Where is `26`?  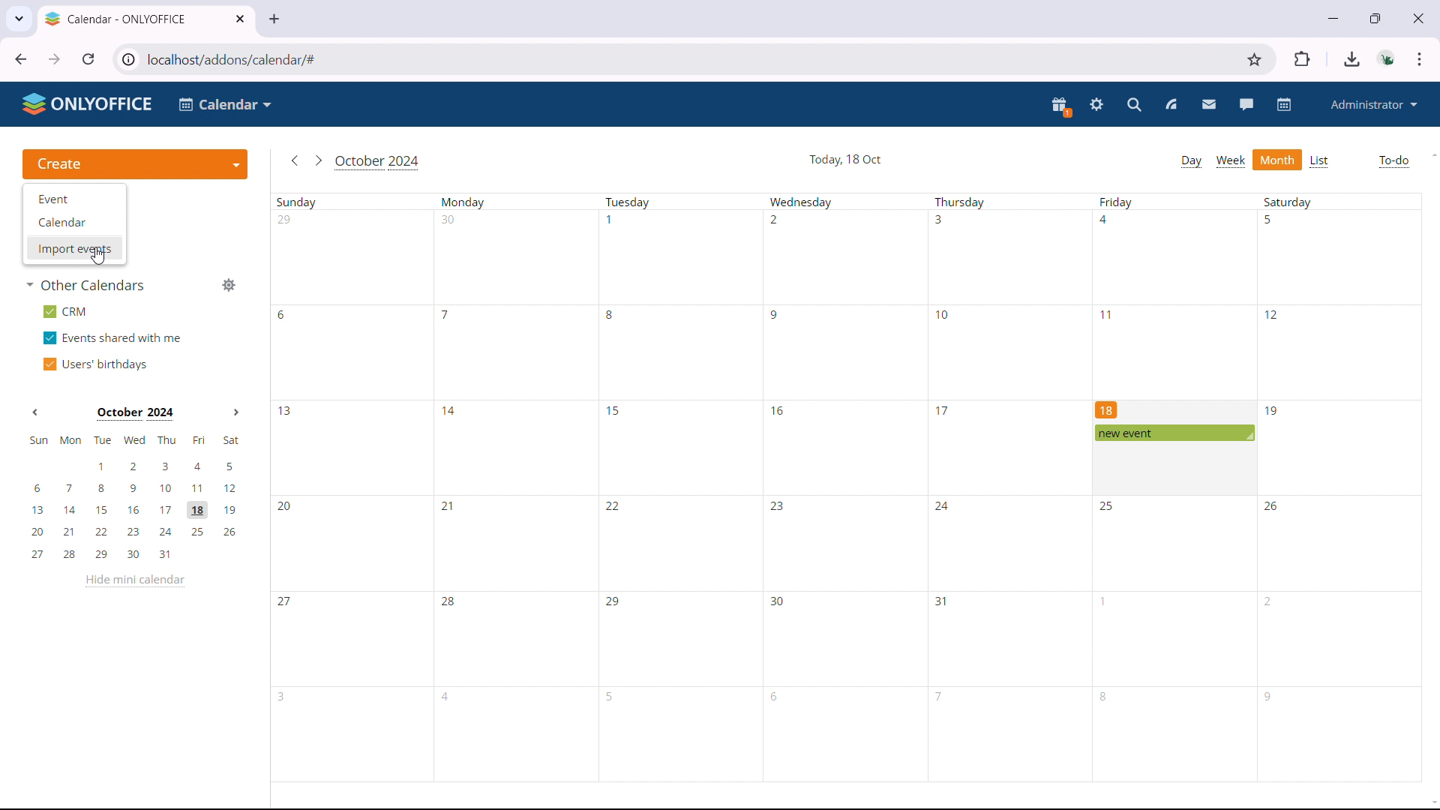
26 is located at coordinates (1273, 505).